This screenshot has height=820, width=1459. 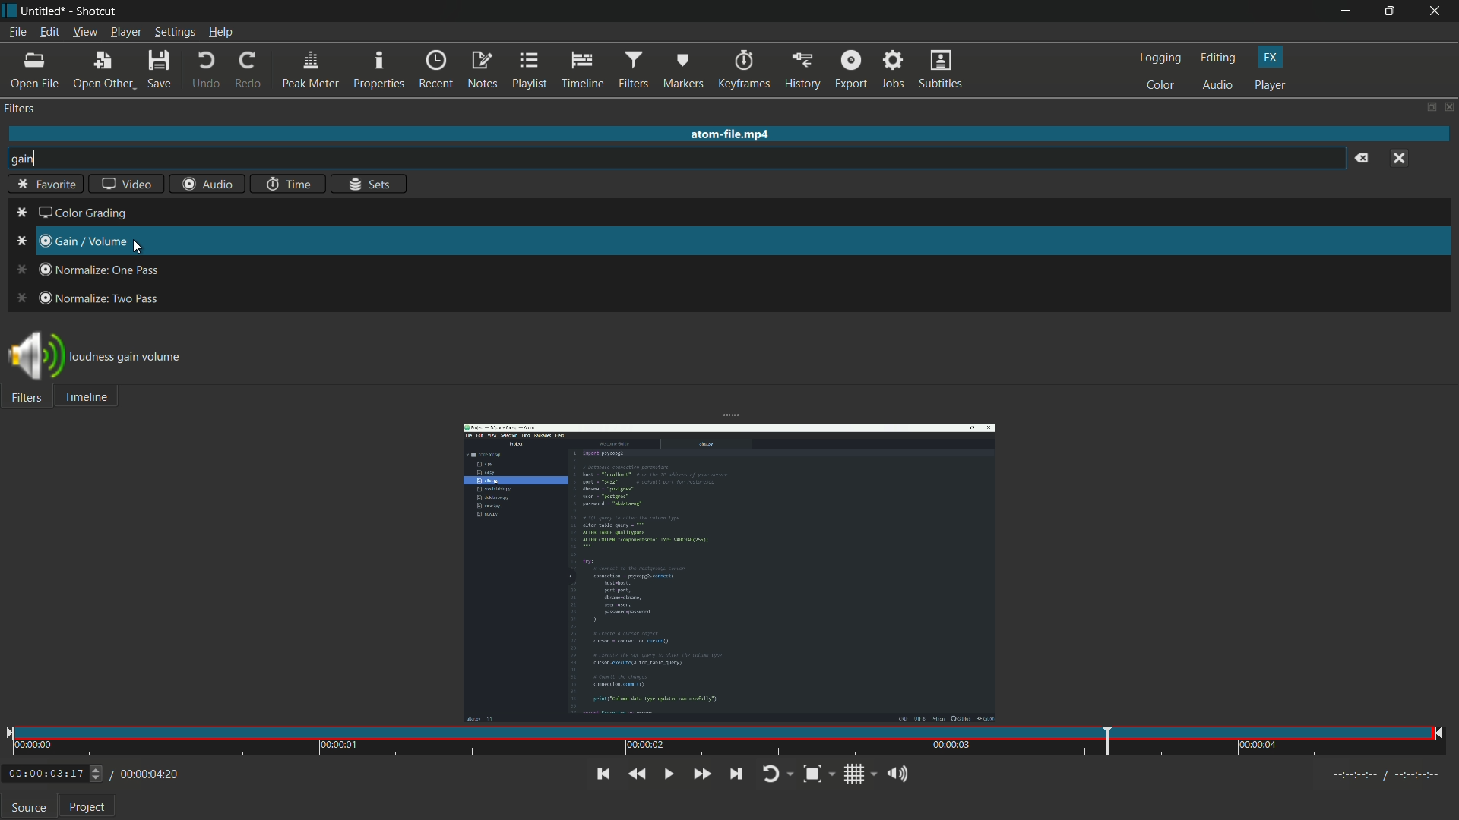 I want to click on Untitled (file name), so click(x=44, y=11).